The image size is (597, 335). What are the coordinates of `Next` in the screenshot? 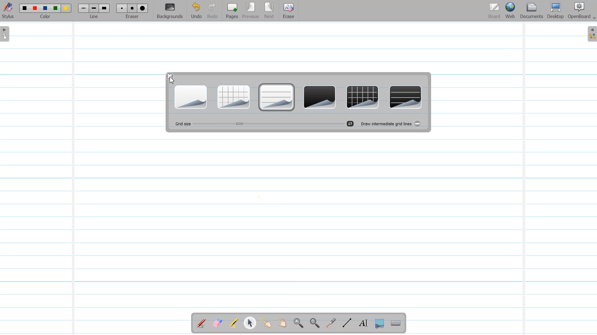 It's located at (269, 11).